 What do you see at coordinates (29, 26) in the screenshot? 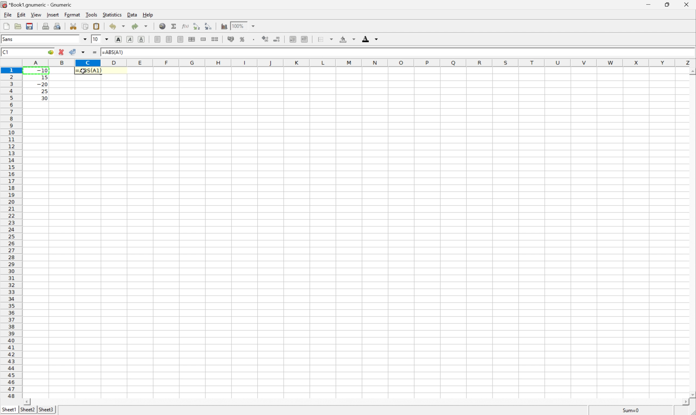
I see `Open mobile file` at bounding box center [29, 26].